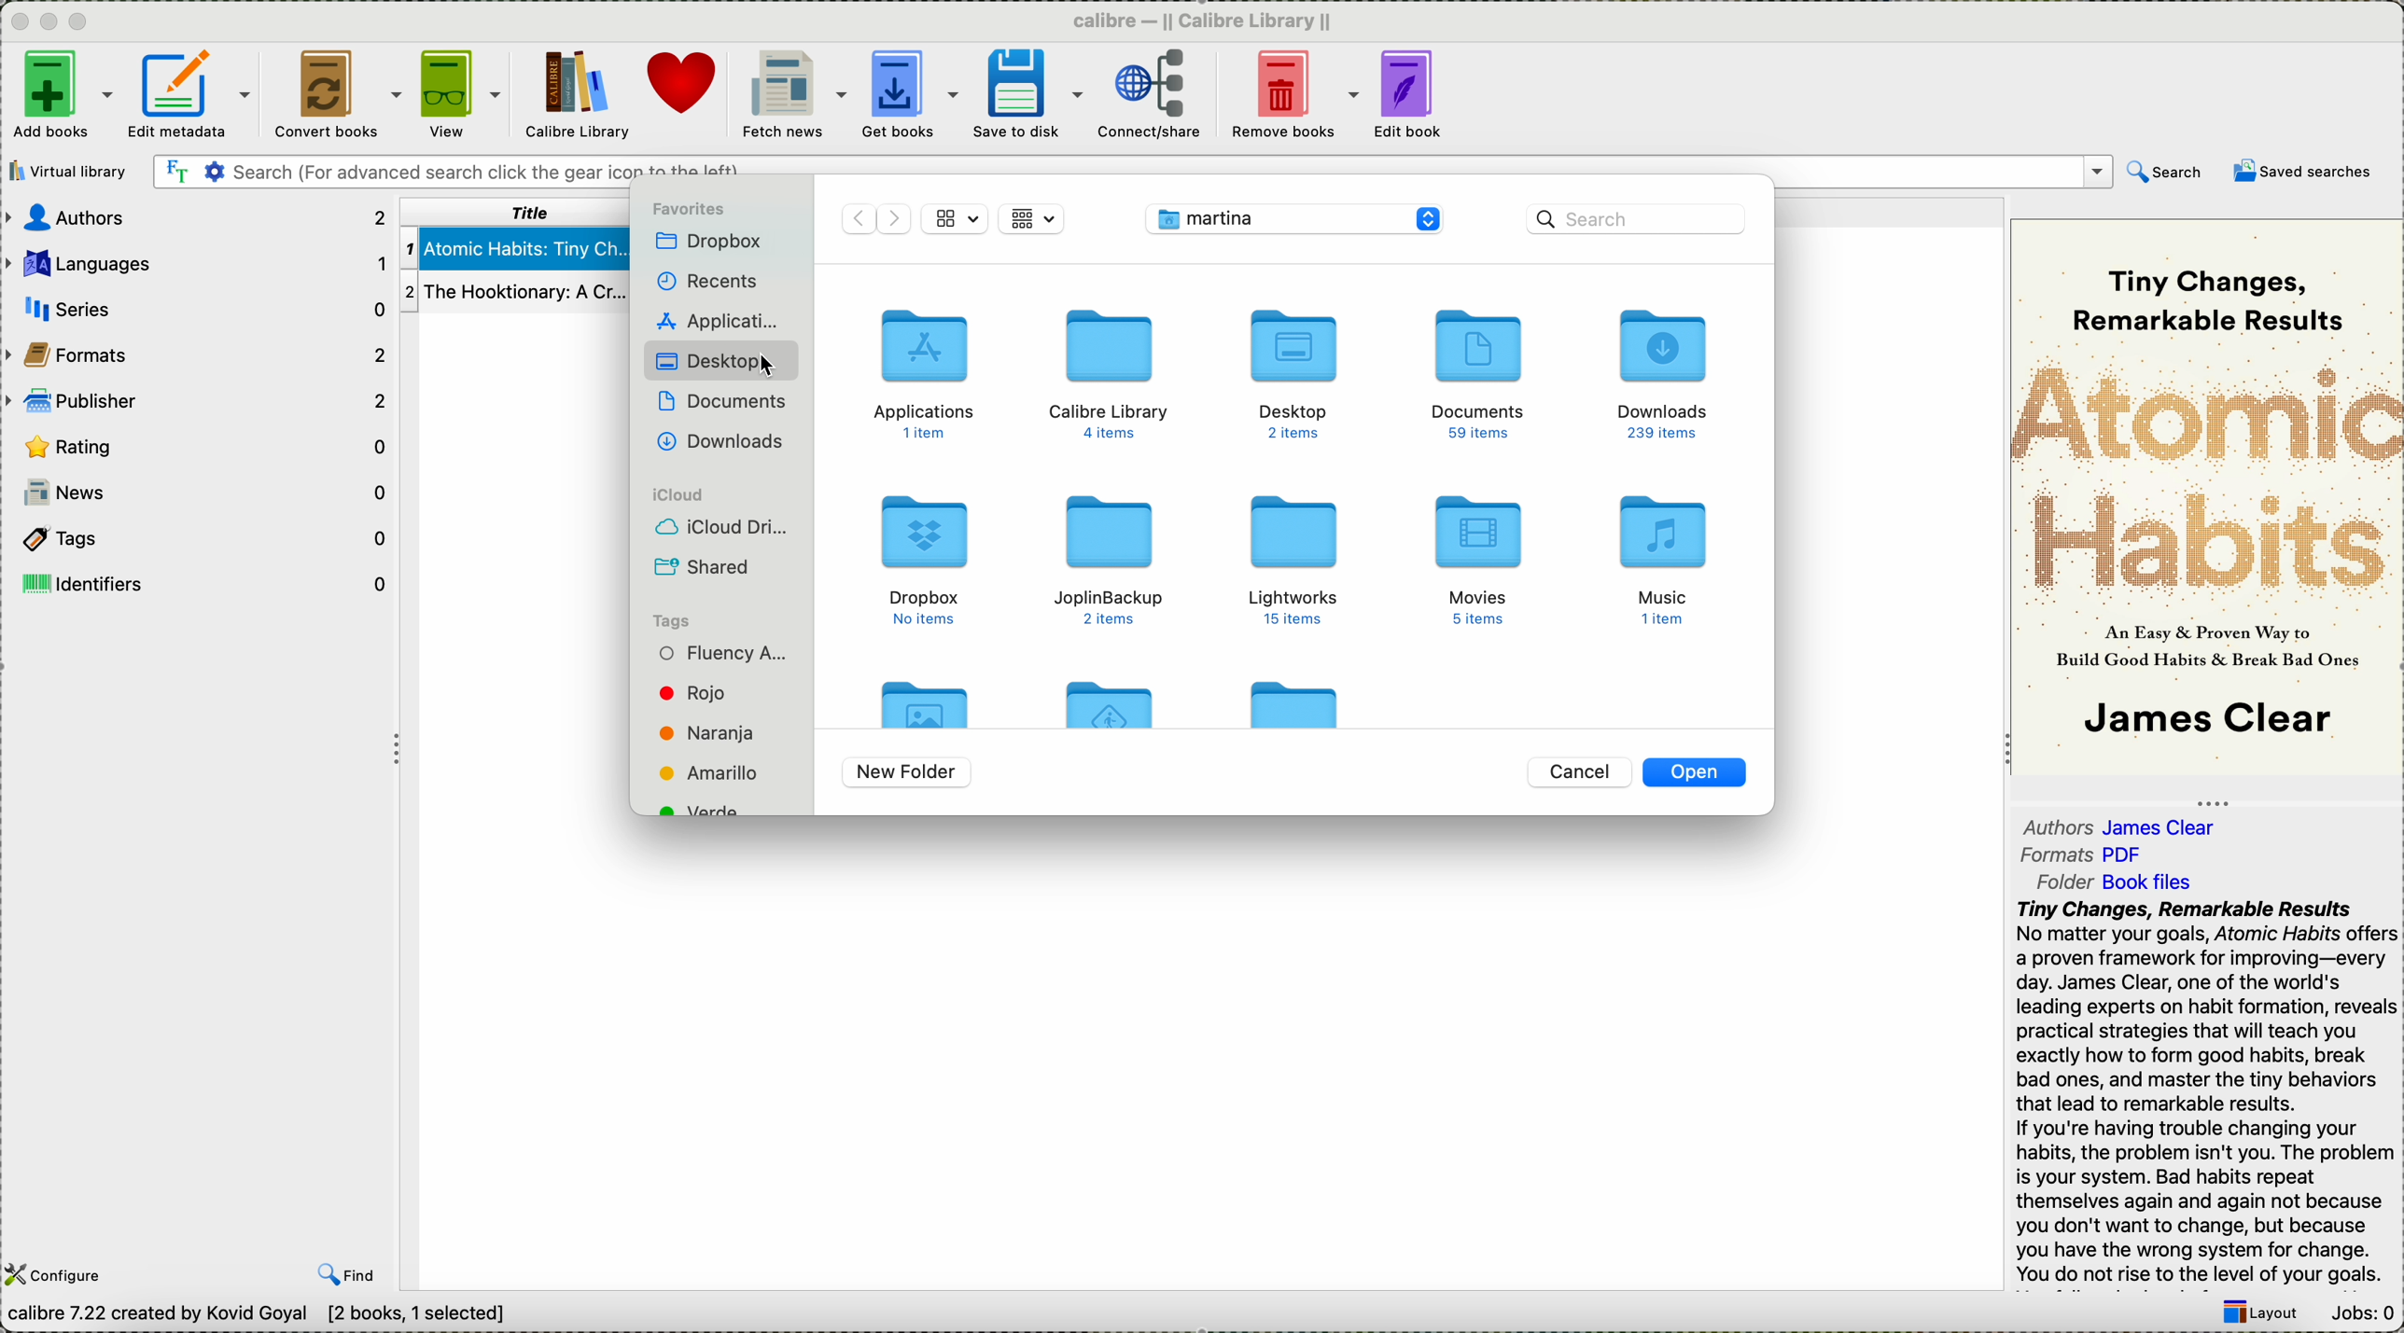  I want to click on recents, so click(706, 281).